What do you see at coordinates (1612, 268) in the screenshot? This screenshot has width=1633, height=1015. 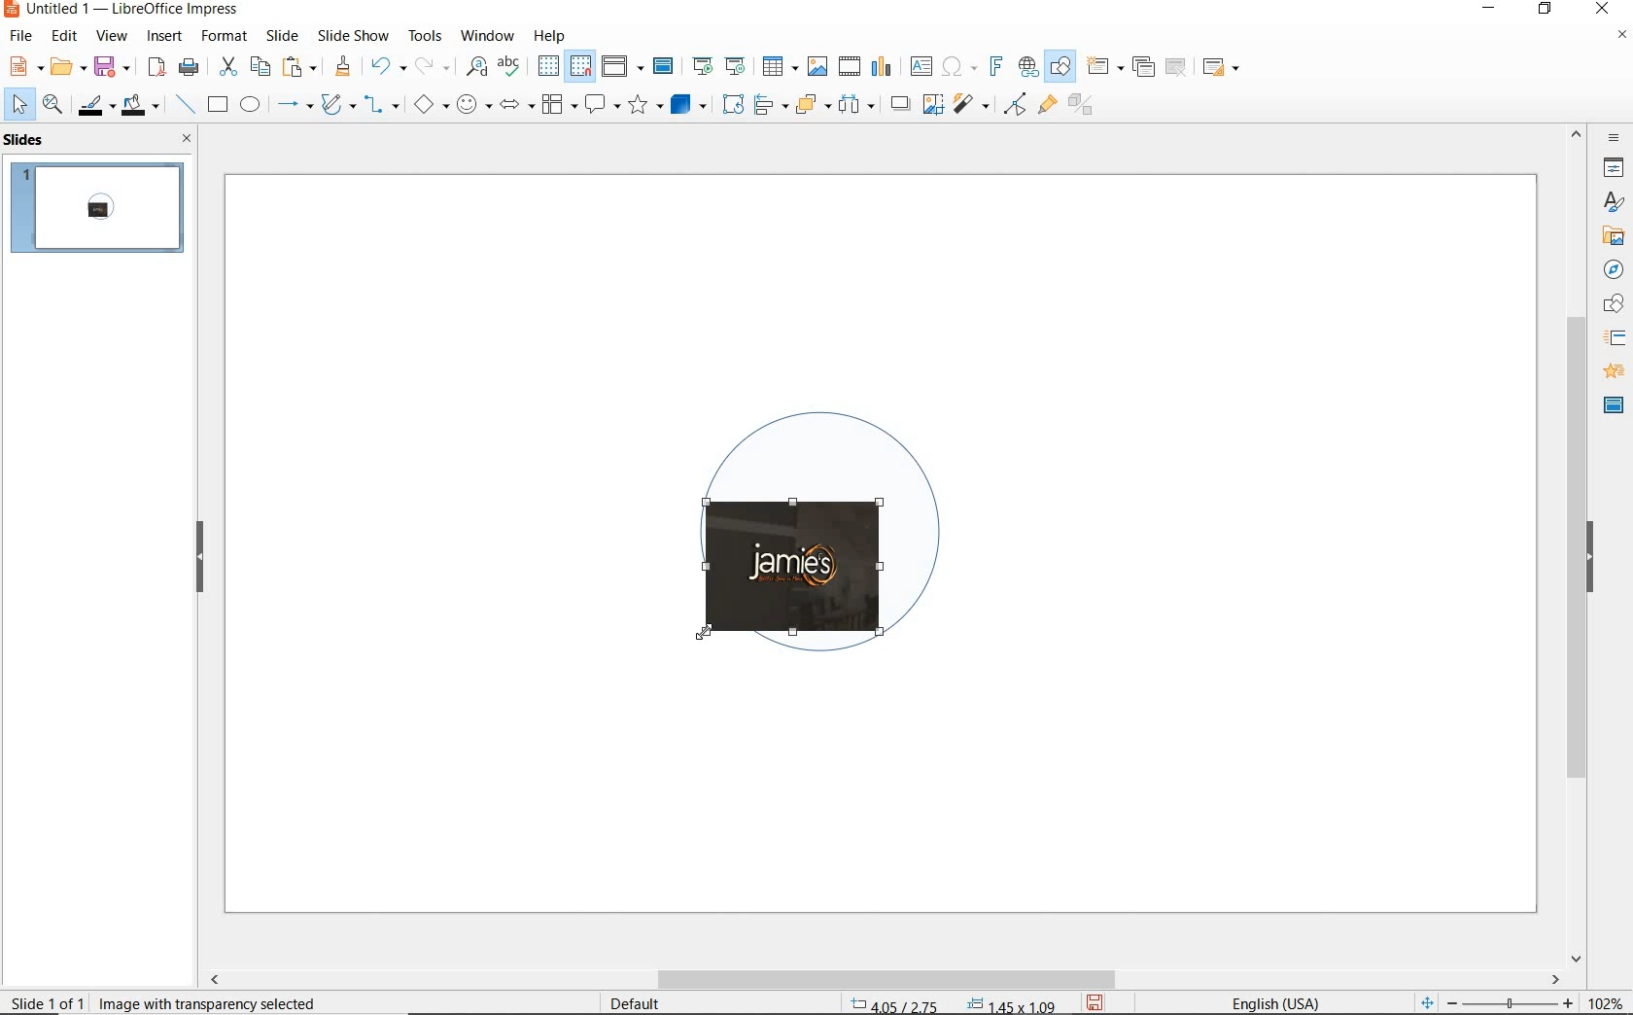 I see `navigator` at bounding box center [1612, 268].